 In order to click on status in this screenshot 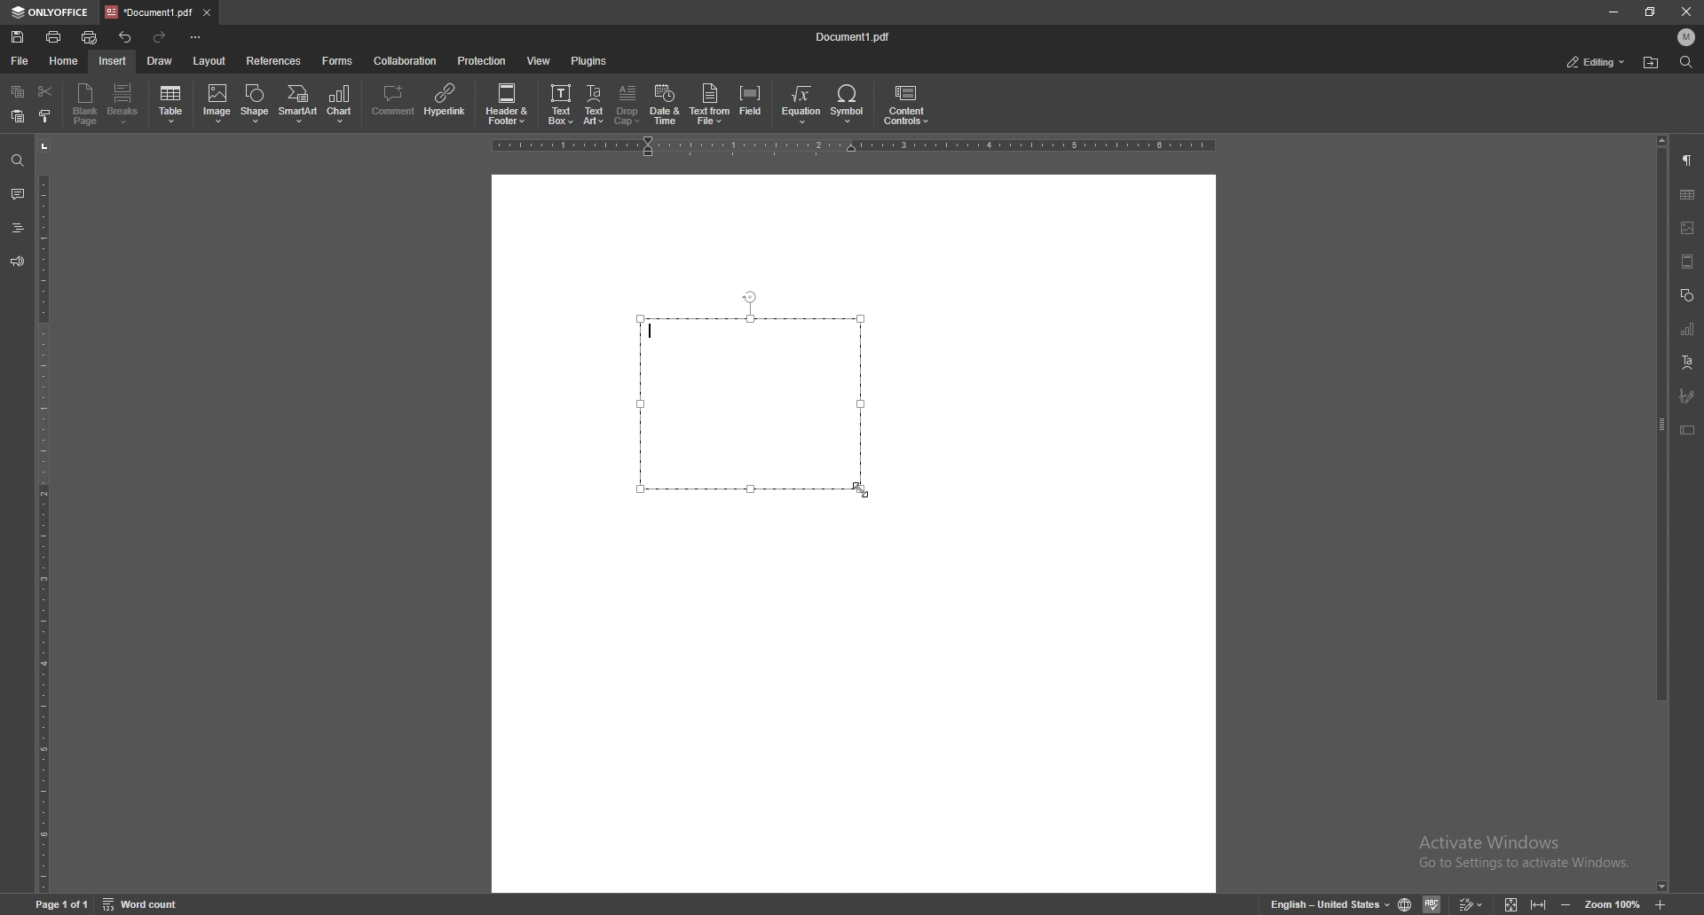, I will do `click(1597, 62)`.